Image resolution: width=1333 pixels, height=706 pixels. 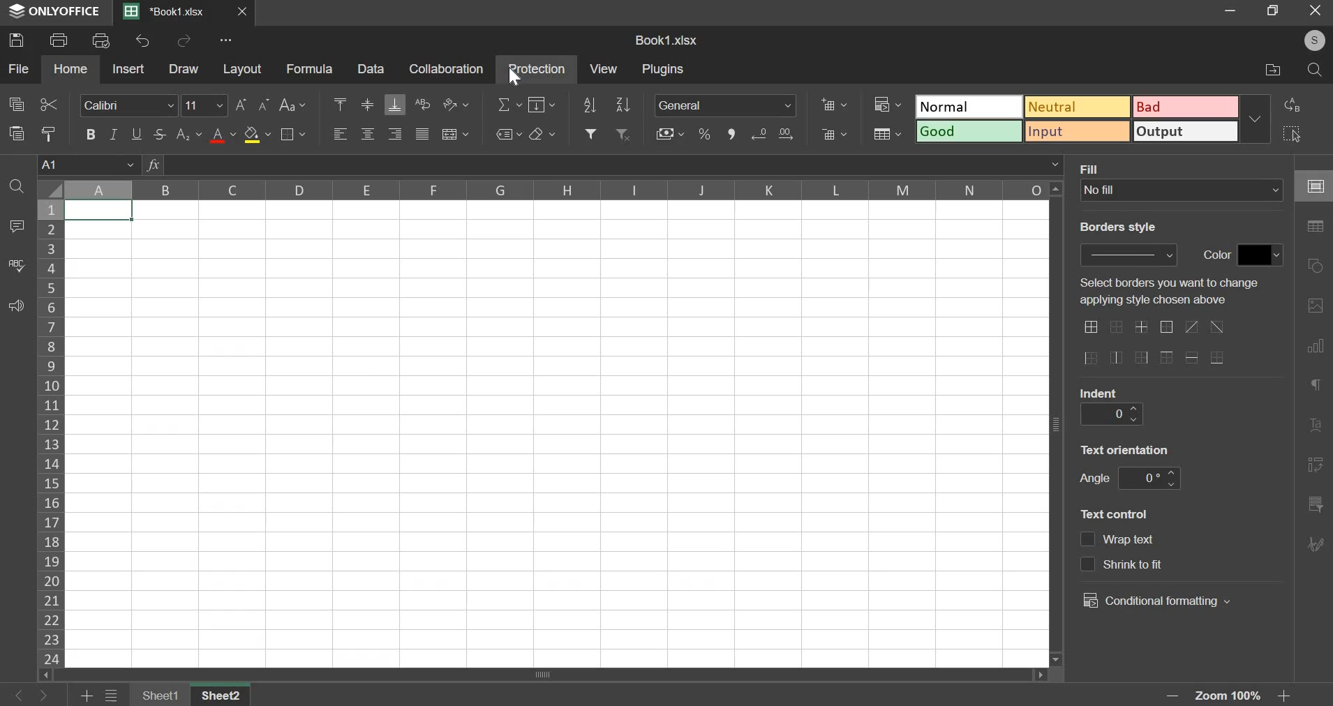 I want to click on add, so click(x=88, y=696).